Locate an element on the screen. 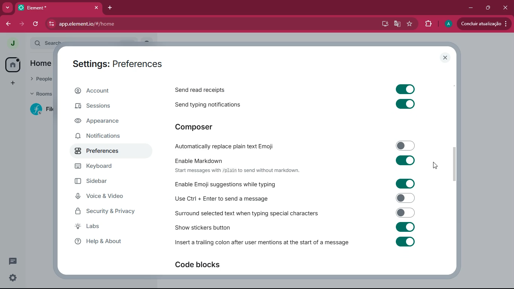  preferences is located at coordinates (103, 153).